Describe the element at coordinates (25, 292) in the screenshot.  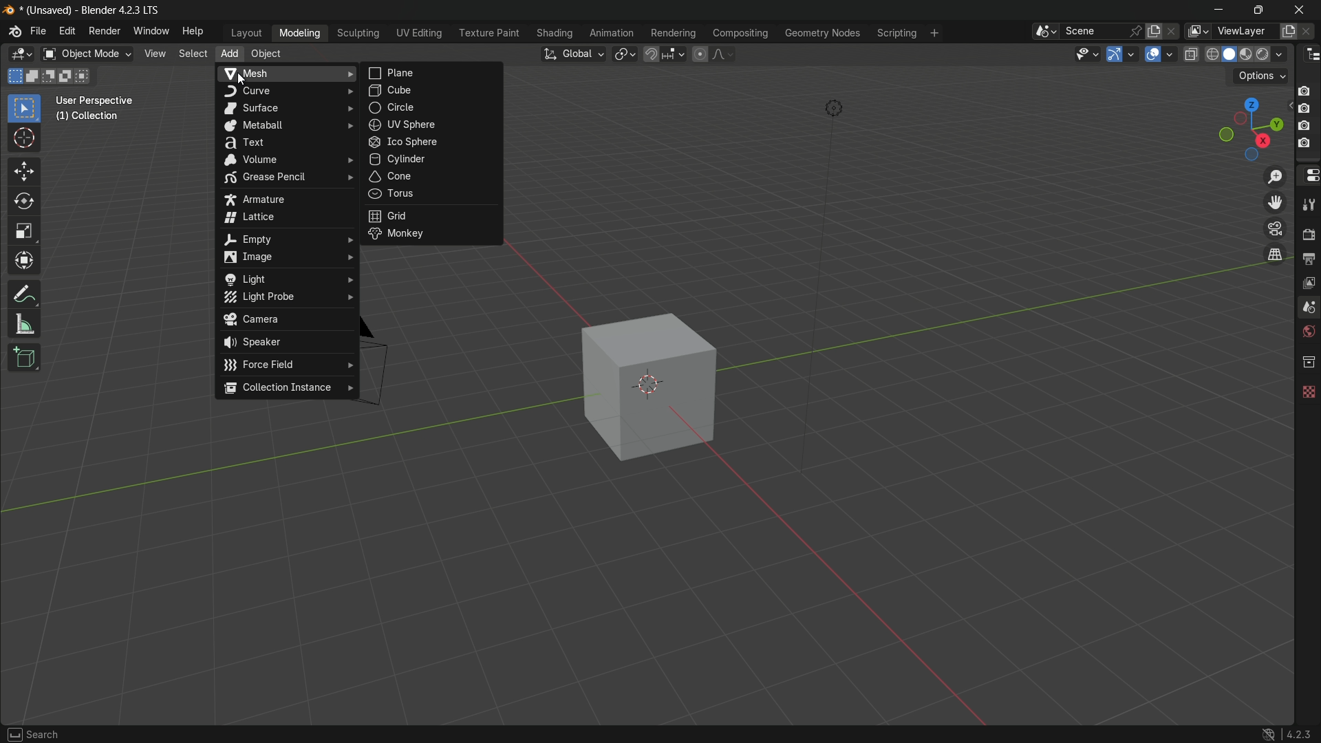
I see `annotate` at that location.